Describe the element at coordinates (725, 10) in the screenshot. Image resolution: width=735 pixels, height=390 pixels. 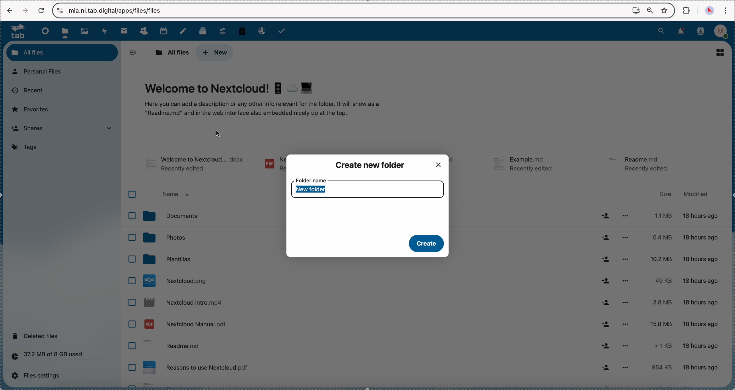
I see `customize and control Google Chrome` at that location.